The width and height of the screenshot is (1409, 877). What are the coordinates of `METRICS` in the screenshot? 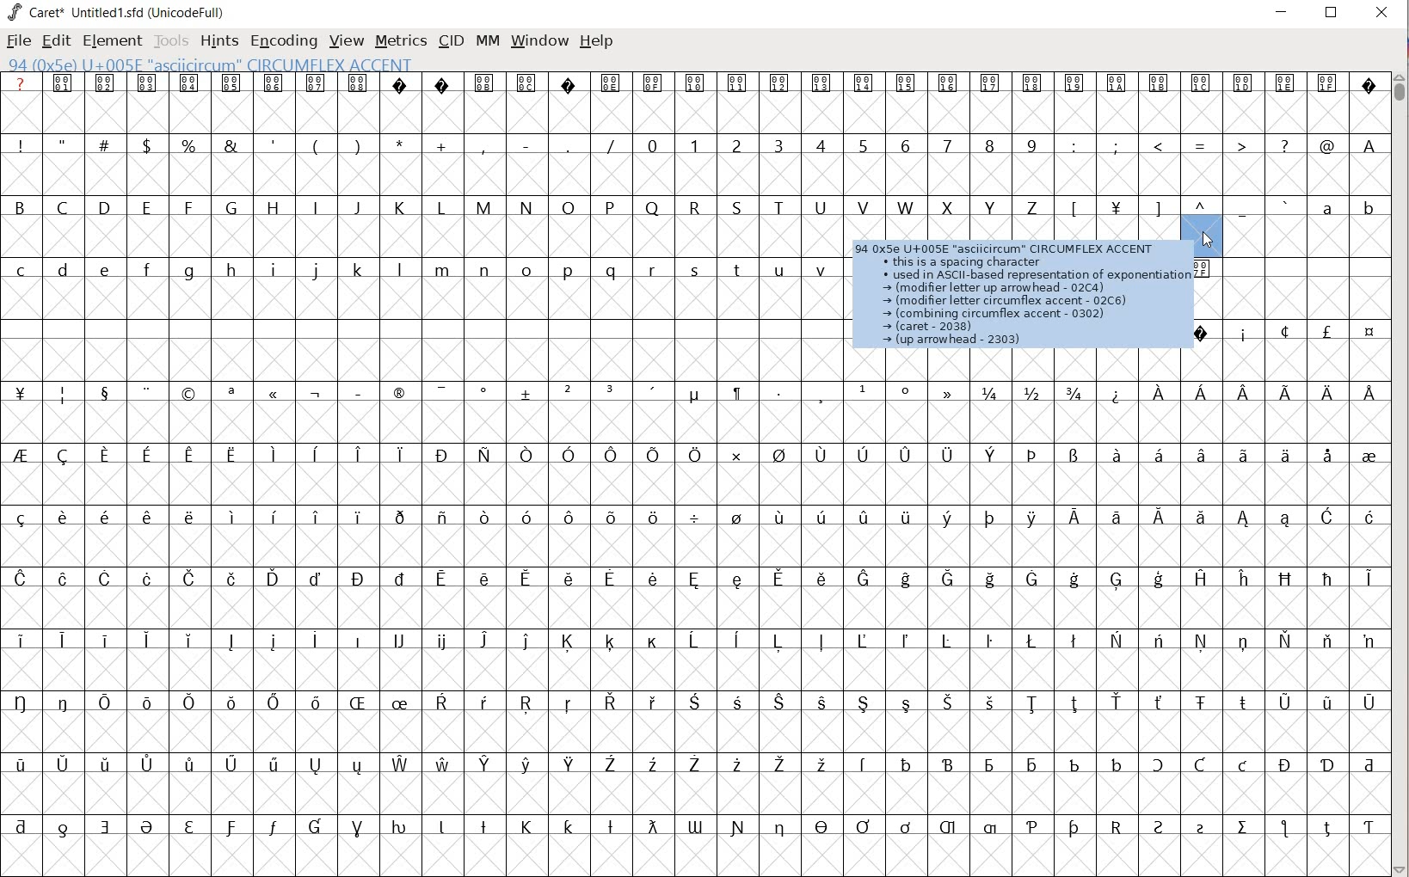 It's located at (401, 41).